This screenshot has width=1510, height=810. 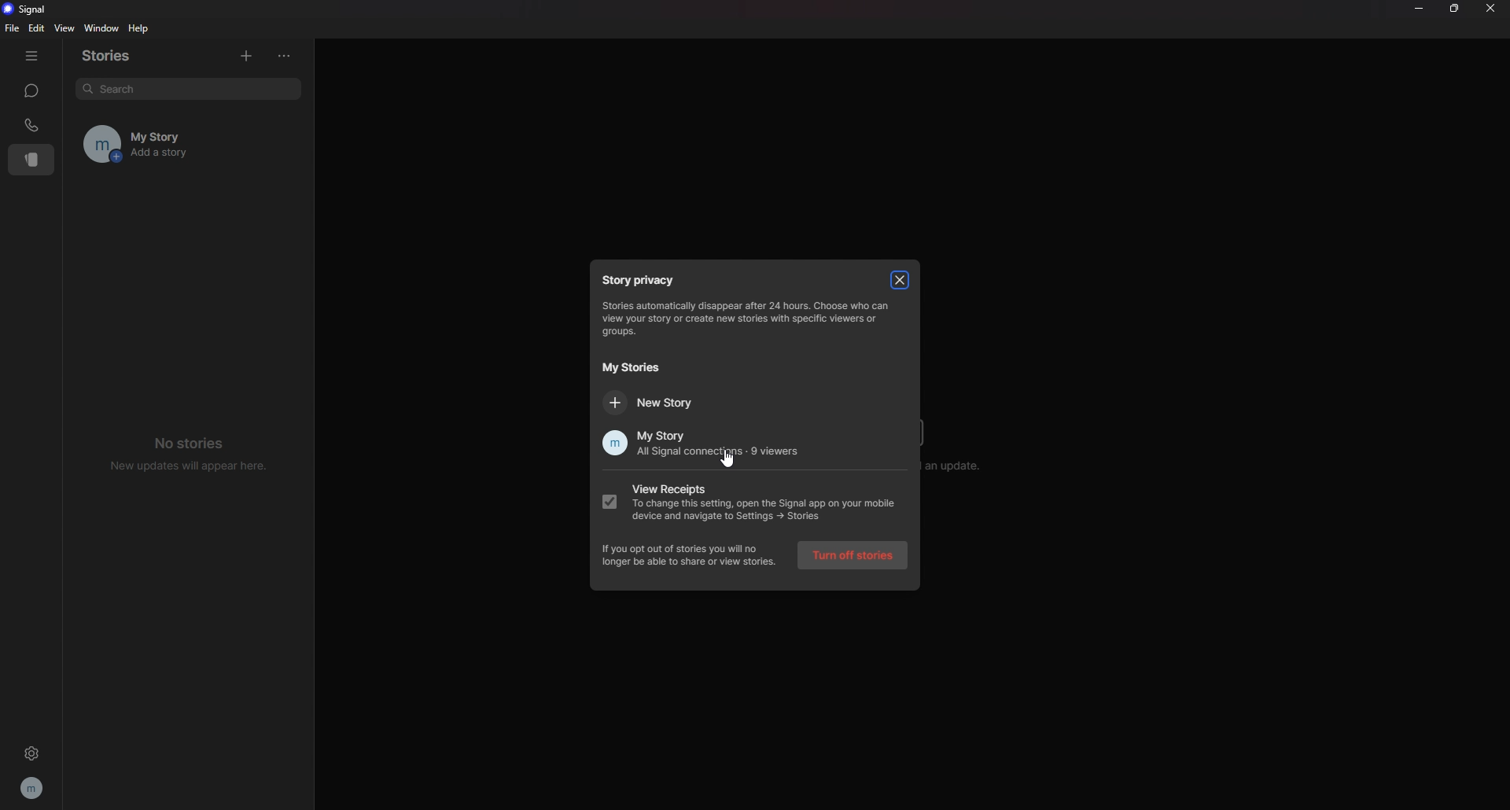 What do you see at coordinates (698, 444) in the screenshot?
I see `my story all signal connections 9 viewers` at bounding box center [698, 444].